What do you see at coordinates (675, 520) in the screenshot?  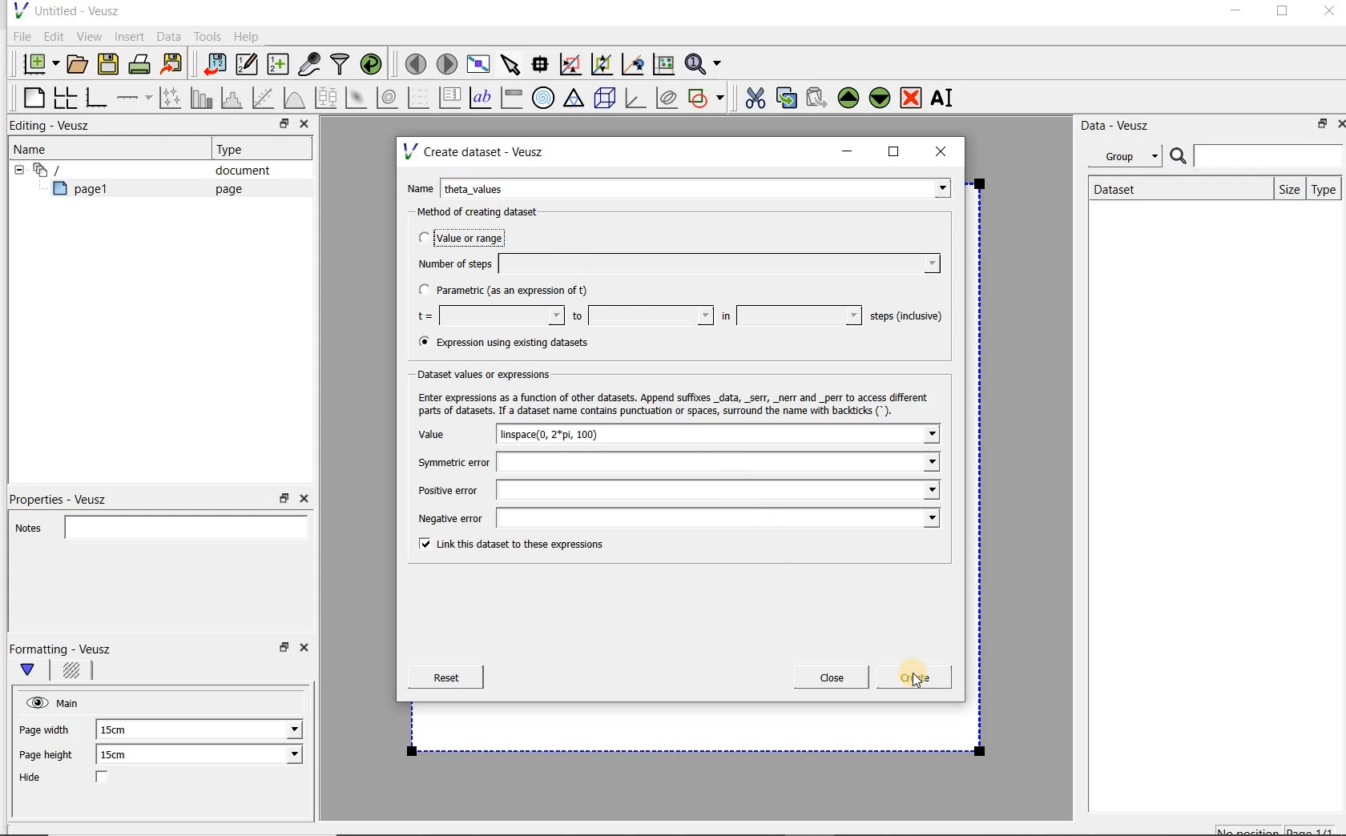 I see `Negative error ` at bounding box center [675, 520].